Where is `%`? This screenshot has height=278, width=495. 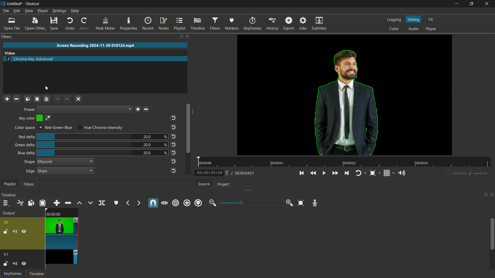
% is located at coordinates (166, 137).